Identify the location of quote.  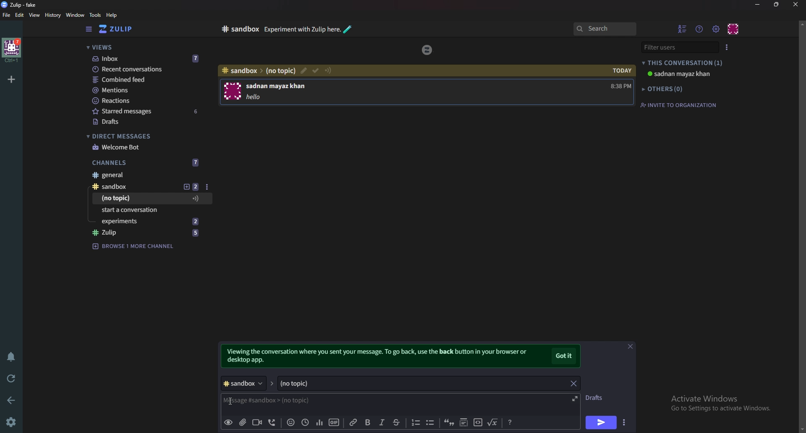
(448, 422).